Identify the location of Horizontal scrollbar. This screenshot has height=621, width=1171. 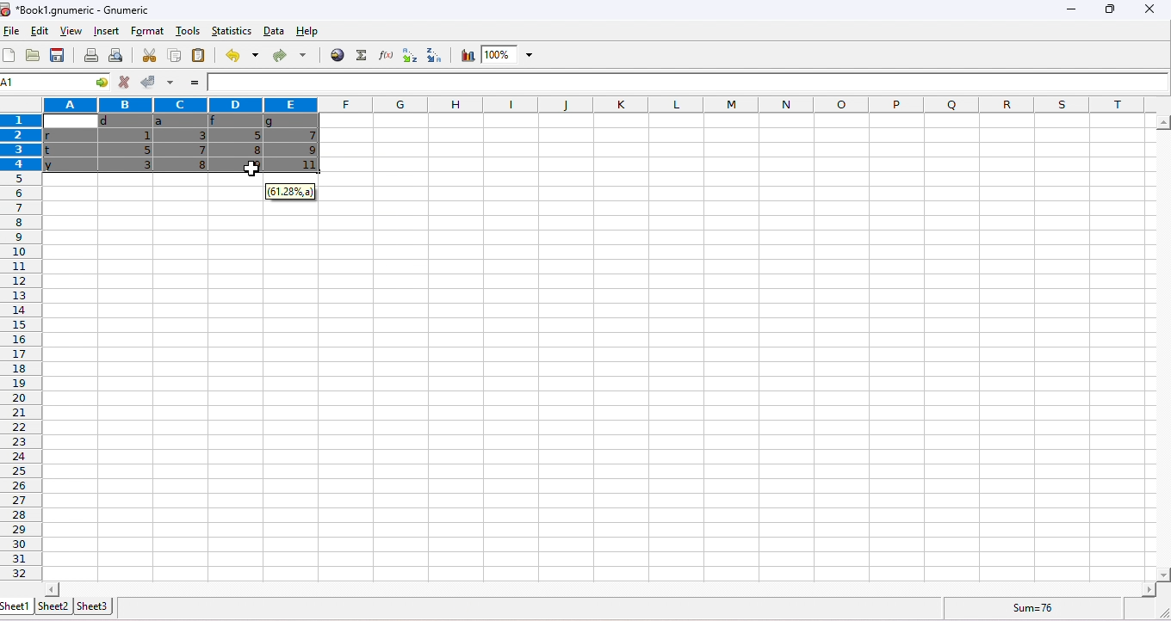
(600, 588).